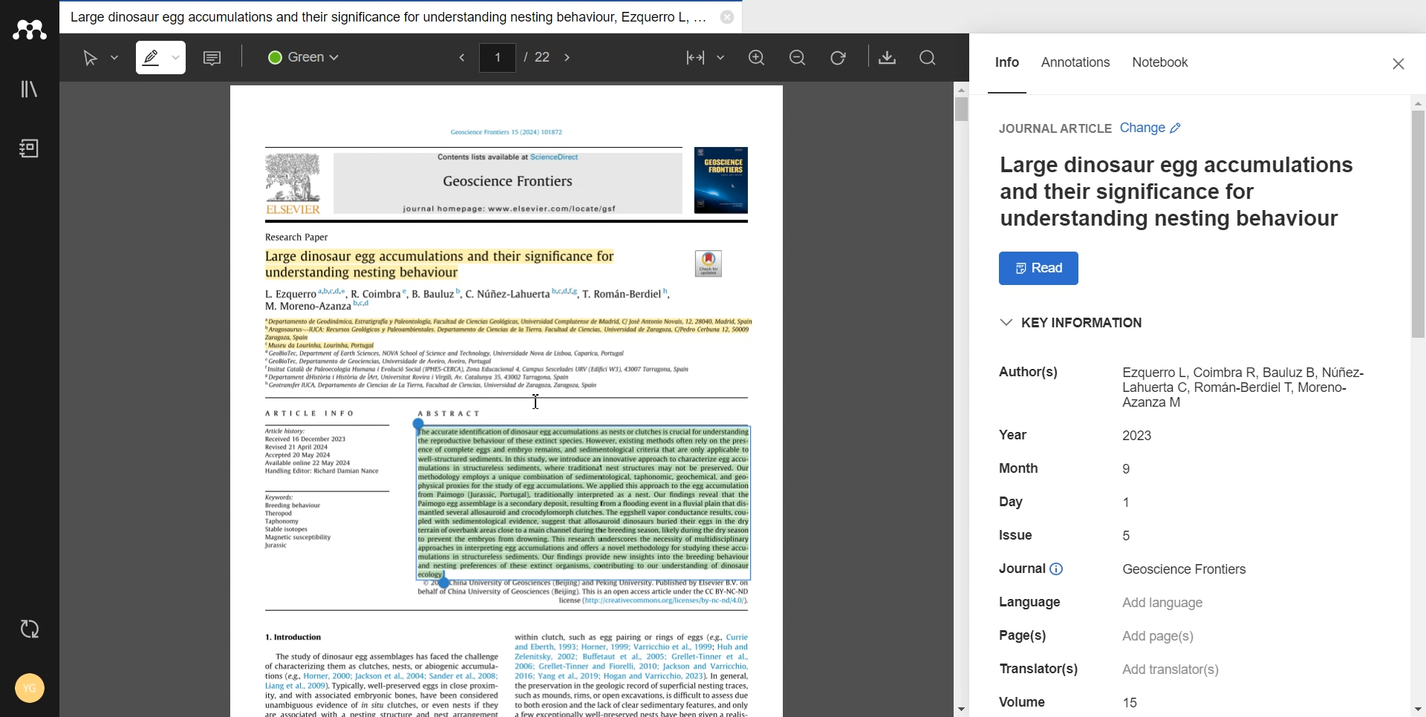 The width and height of the screenshot is (1426, 717). What do you see at coordinates (1143, 435) in the screenshot?
I see `text` at bounding box center [1143, 435].